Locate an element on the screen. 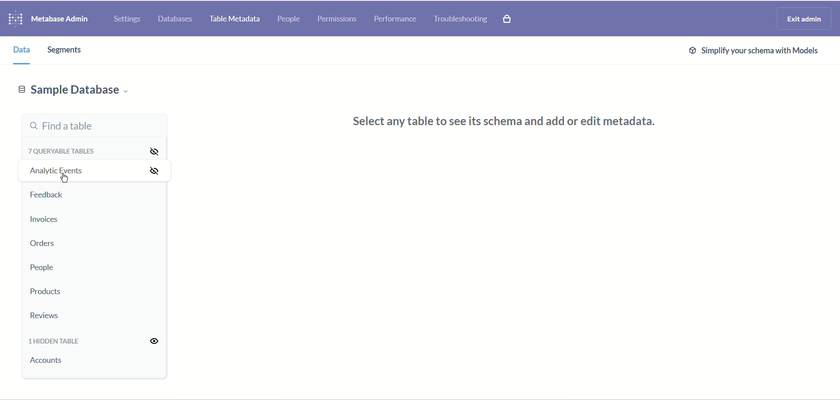 The image size is (840, 400). metabase admin is located at coordinates (59, 20).